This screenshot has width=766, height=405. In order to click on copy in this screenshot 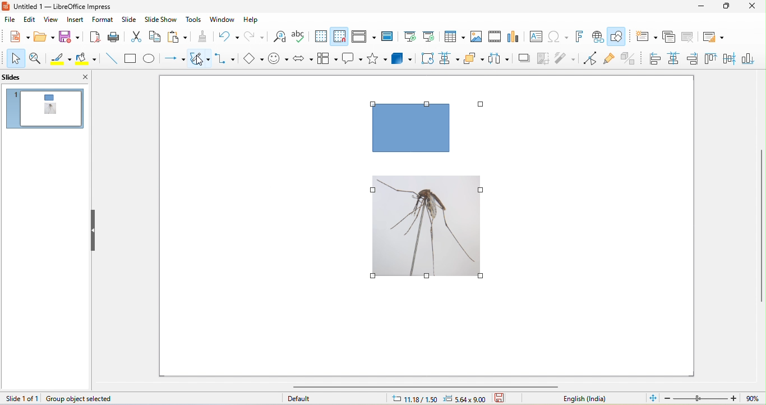, I will do `click(155, 37)`.